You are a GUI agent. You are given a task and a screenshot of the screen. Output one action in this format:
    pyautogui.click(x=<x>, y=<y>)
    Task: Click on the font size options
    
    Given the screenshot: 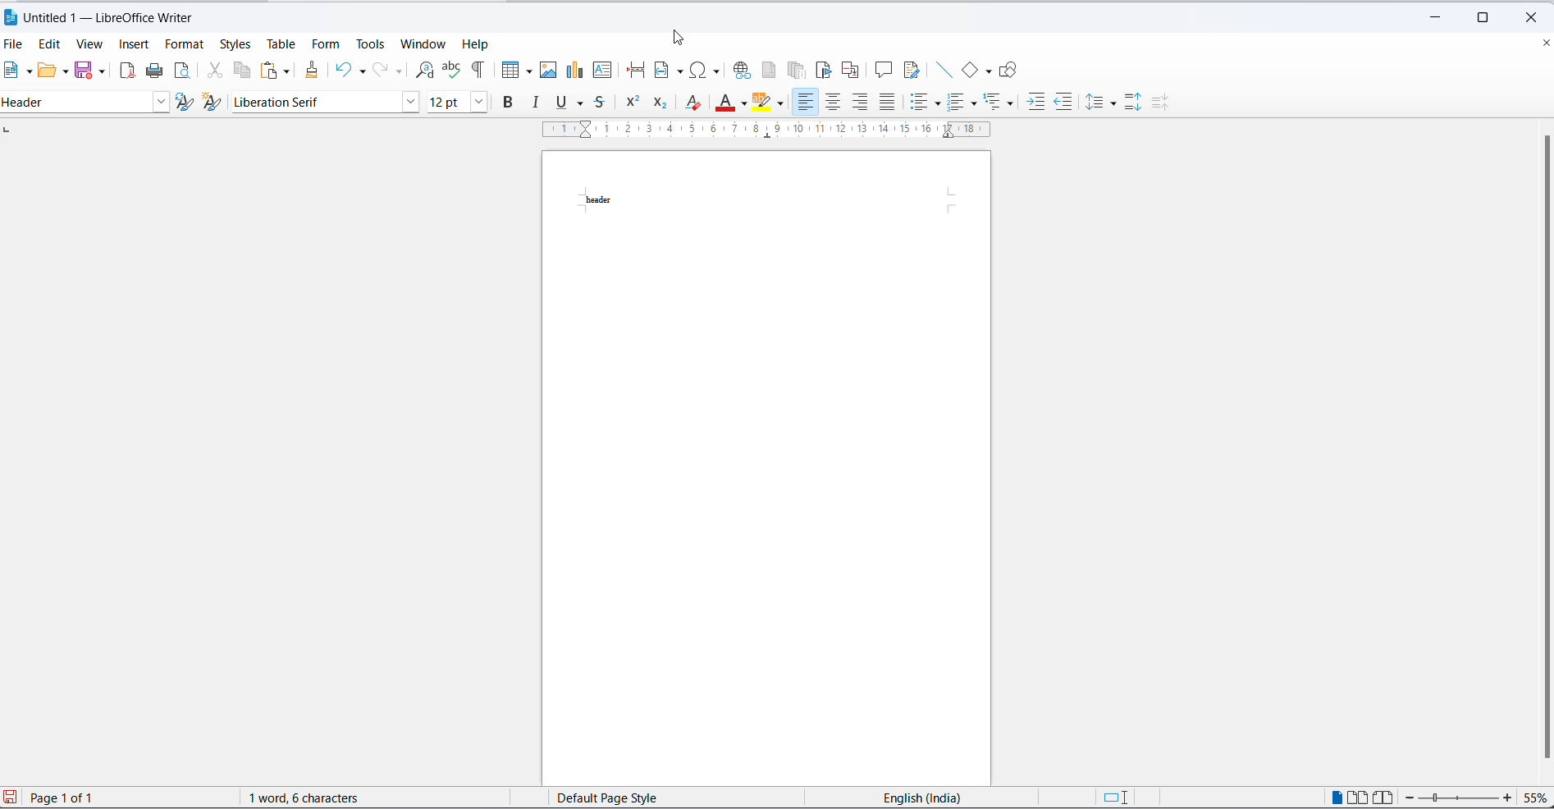 What is the action you would take?
    pyautogui.click(x=476, y=103)
    